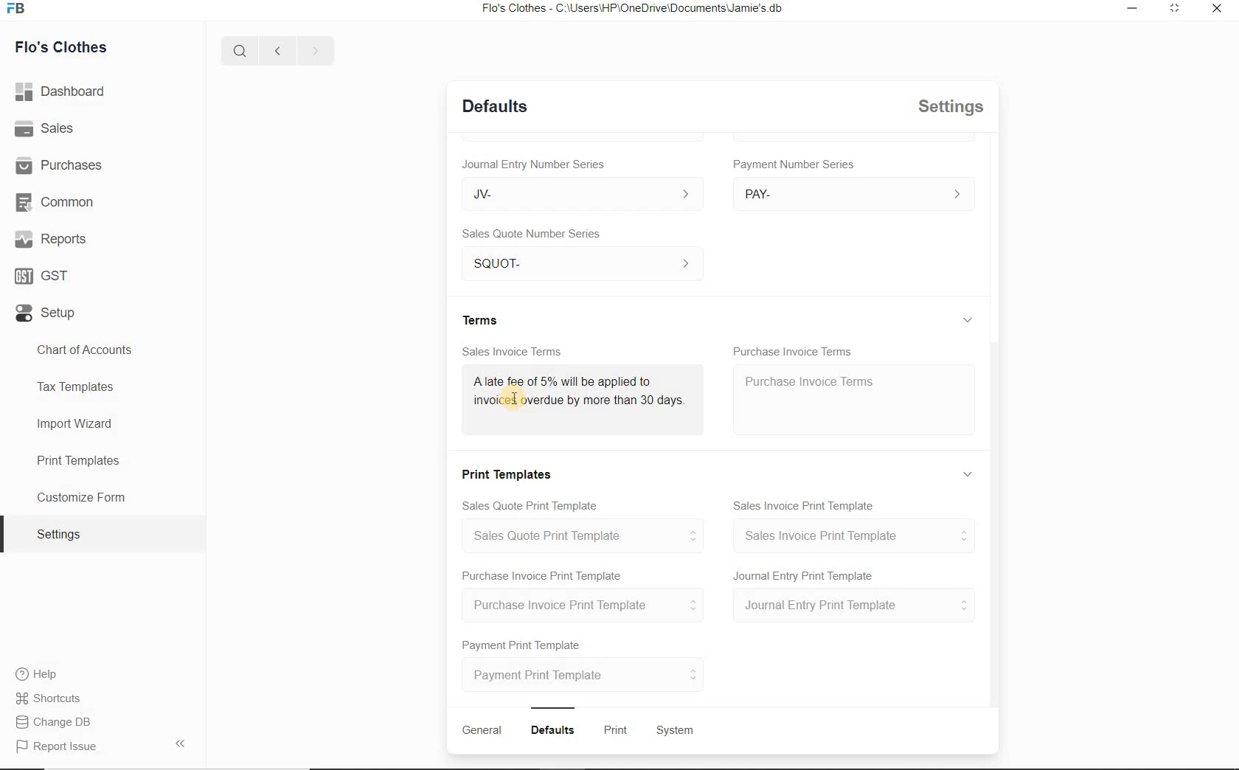 The width and height of the screenshot is (1239, 770). I want to click on Sales Invoice Print Template, so click(806, 503).